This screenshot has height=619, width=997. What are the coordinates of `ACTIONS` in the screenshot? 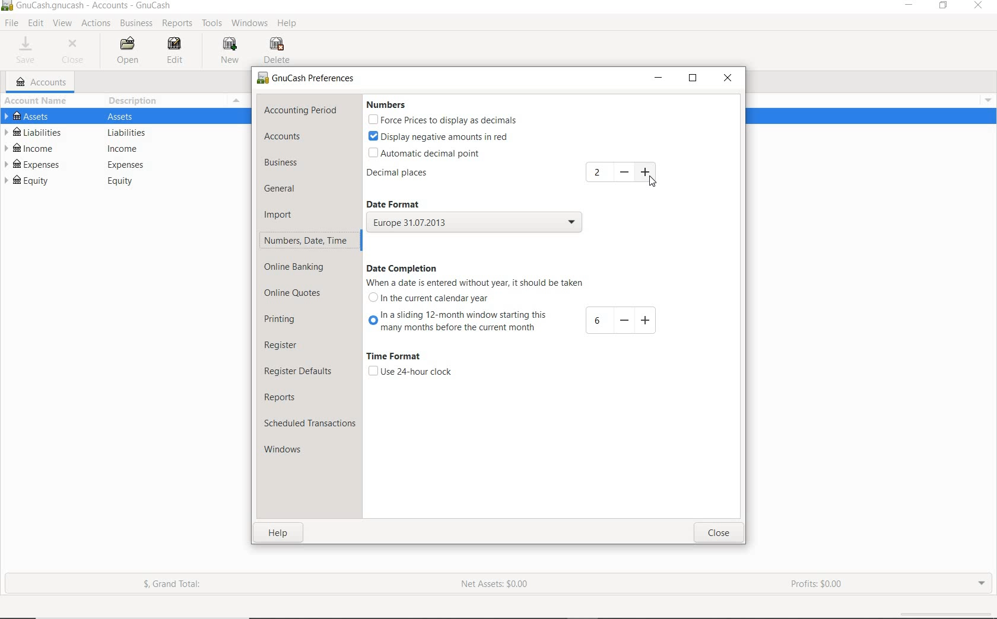 It's located at (97, 23).